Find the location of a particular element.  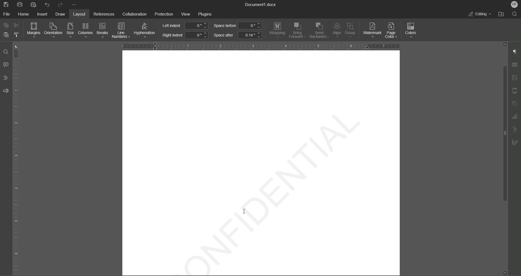

Editing is located at coordinates (479, 14).